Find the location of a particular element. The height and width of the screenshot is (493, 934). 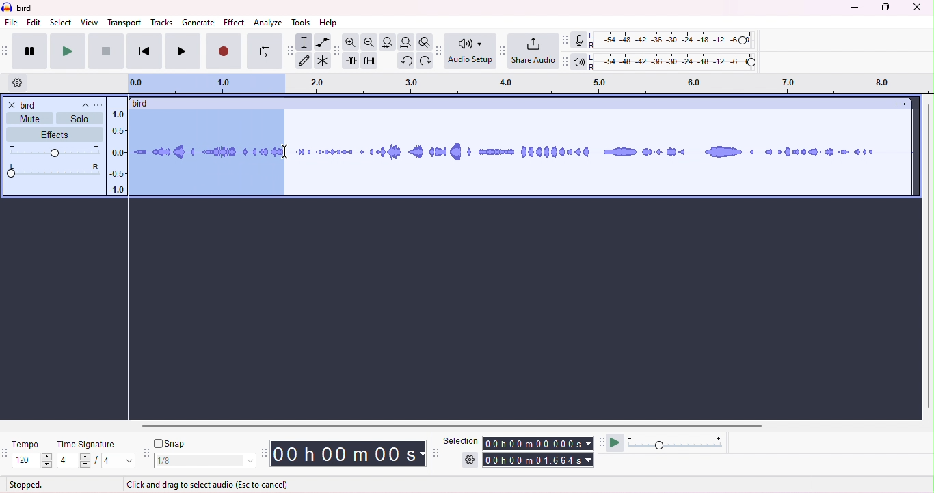

fit selection to width is located at coordinates (388, 42).